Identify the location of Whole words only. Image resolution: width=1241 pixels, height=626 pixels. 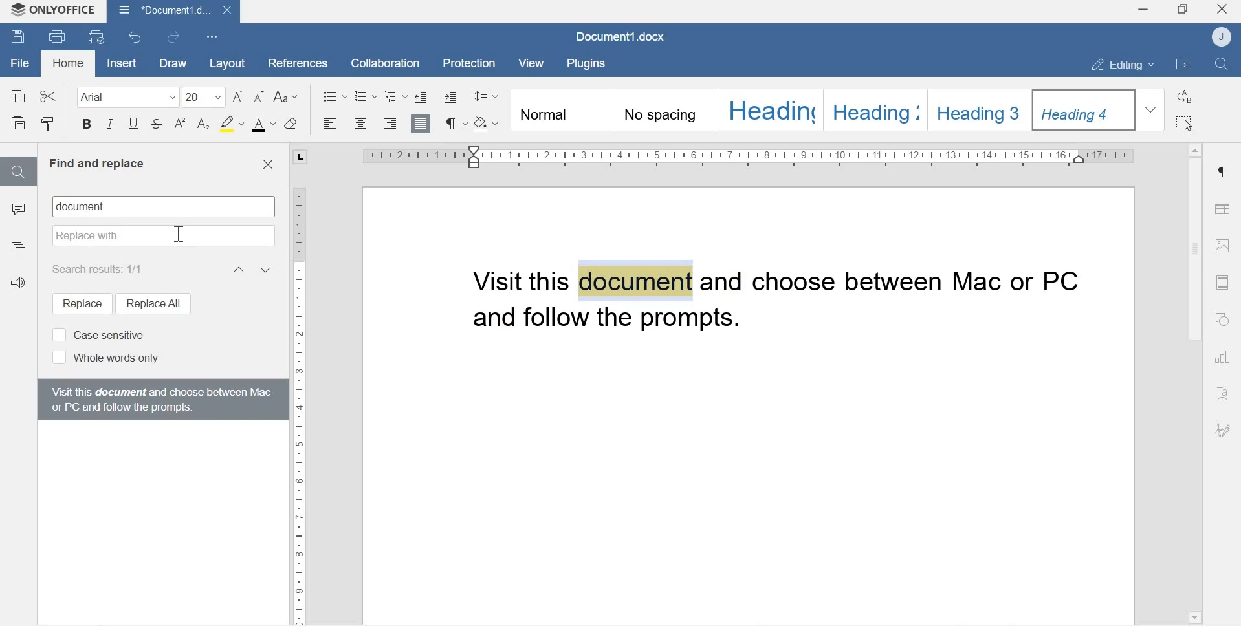
(104, 358).